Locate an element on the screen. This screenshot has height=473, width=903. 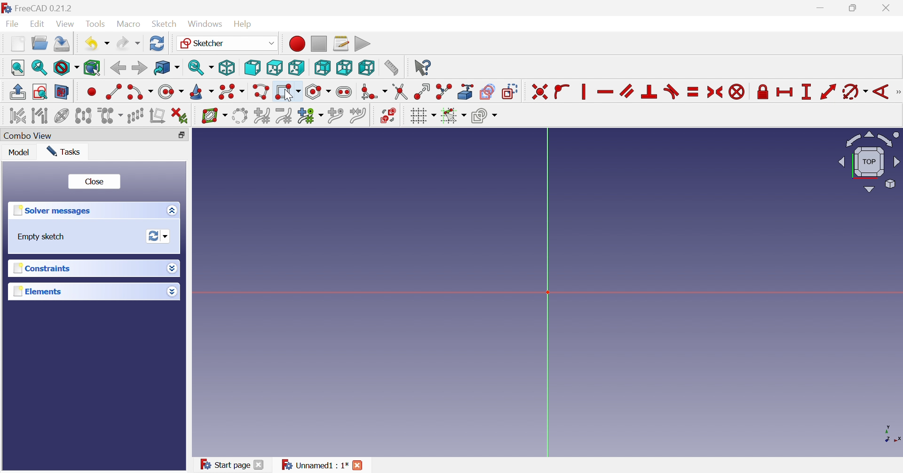
Empty sketch is located at coordinates (42, 237).